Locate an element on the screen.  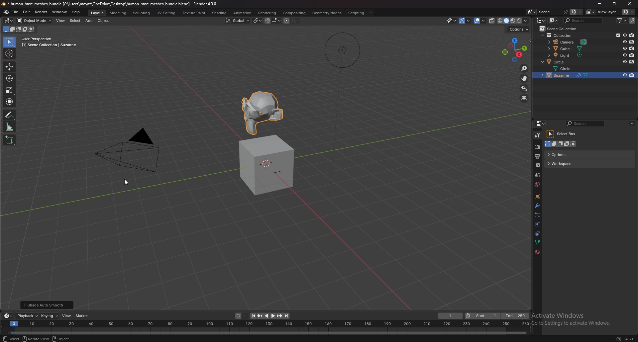
layout is located at coordinates (97, 13).